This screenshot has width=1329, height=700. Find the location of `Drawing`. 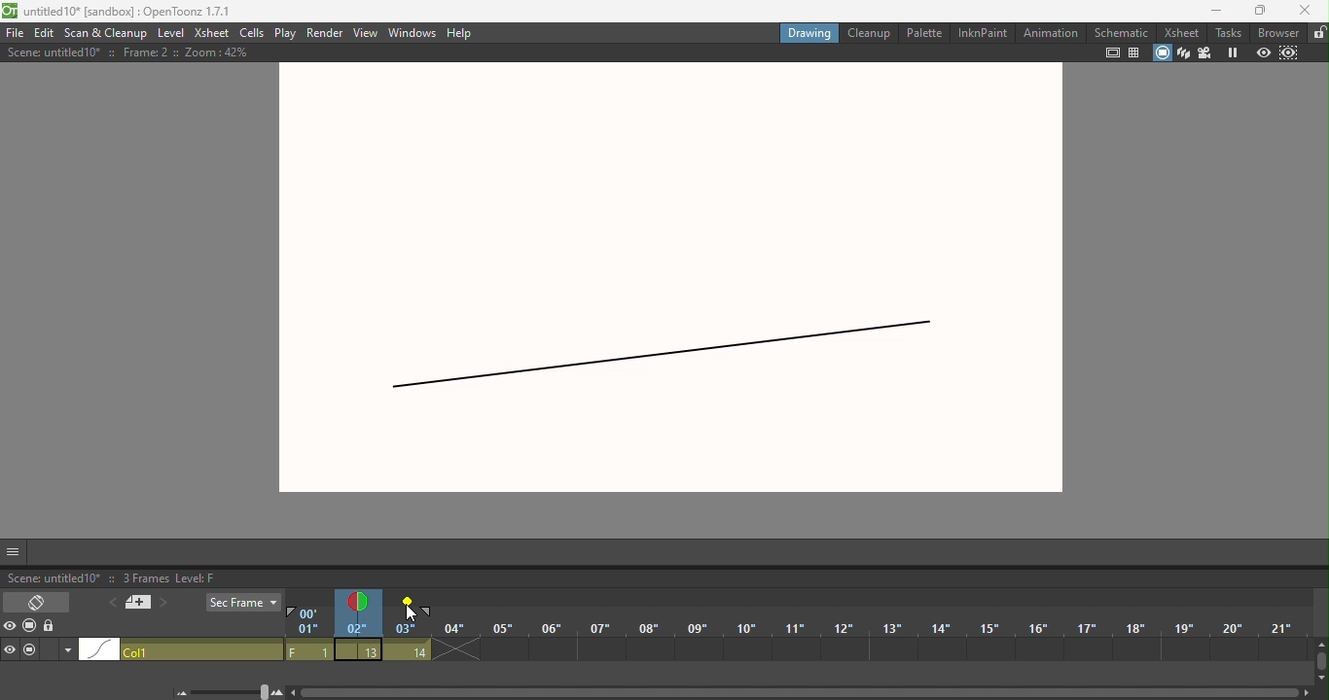

Drawing is located at coordinates (808, 32).